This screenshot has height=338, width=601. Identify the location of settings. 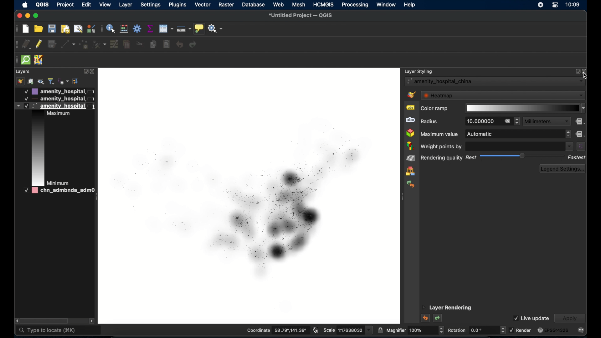
(151, 5).